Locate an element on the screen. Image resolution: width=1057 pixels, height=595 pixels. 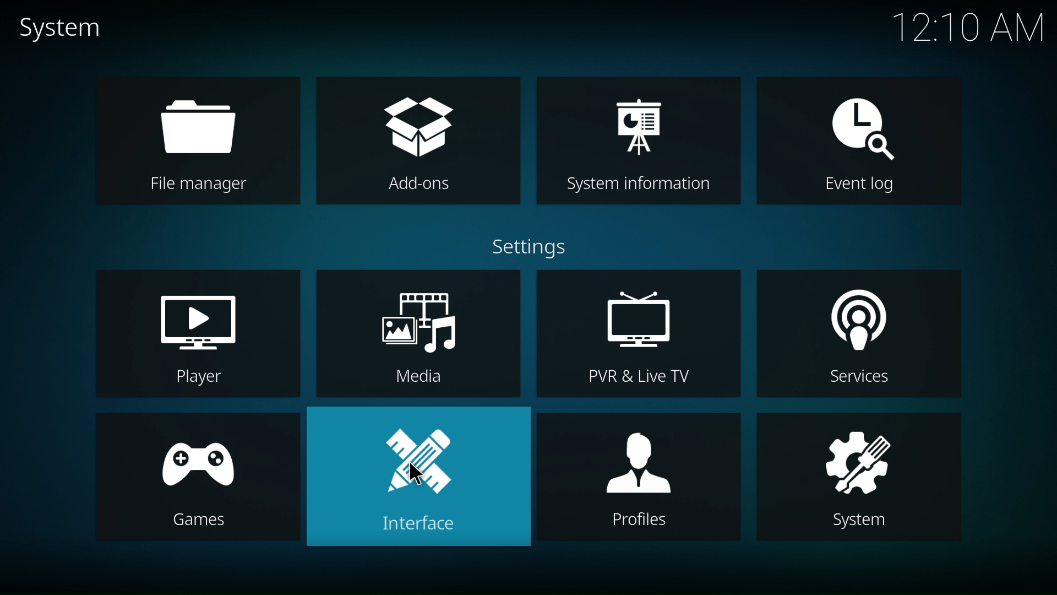
12:10 AM is located at coordinates (971, 30).